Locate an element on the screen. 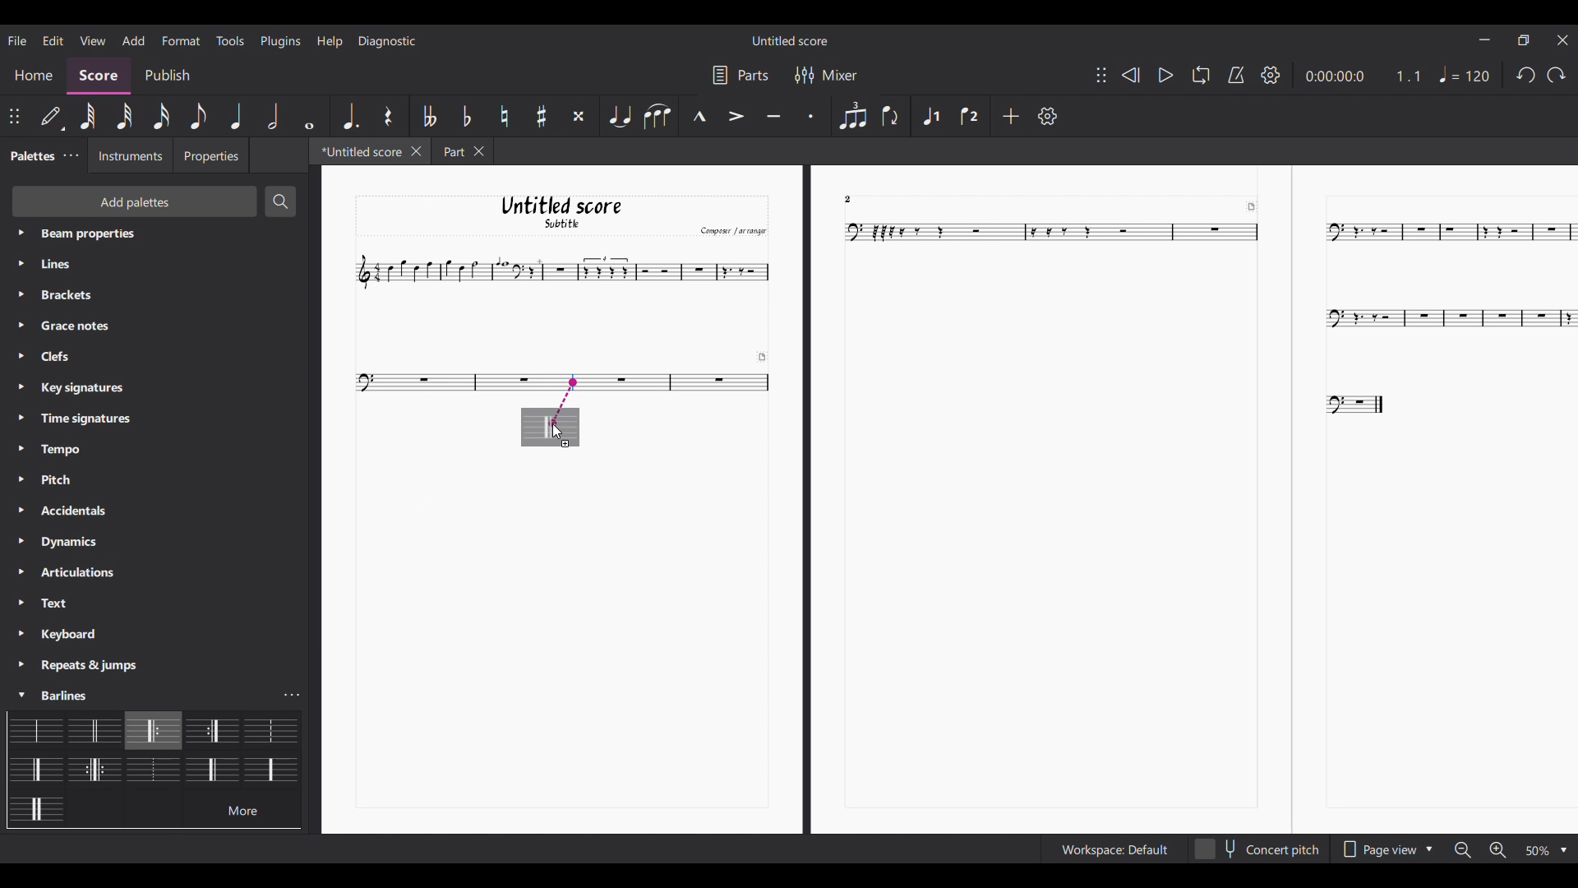  Palette settings is located at coordinates (71, 155).